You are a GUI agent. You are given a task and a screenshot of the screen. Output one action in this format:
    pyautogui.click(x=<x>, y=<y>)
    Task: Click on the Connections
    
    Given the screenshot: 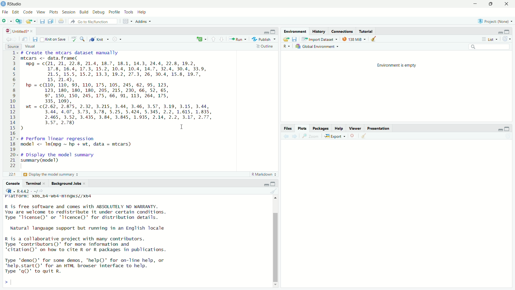 What is the action you would take?
    pyautogui.click(x=342, y=32)
    